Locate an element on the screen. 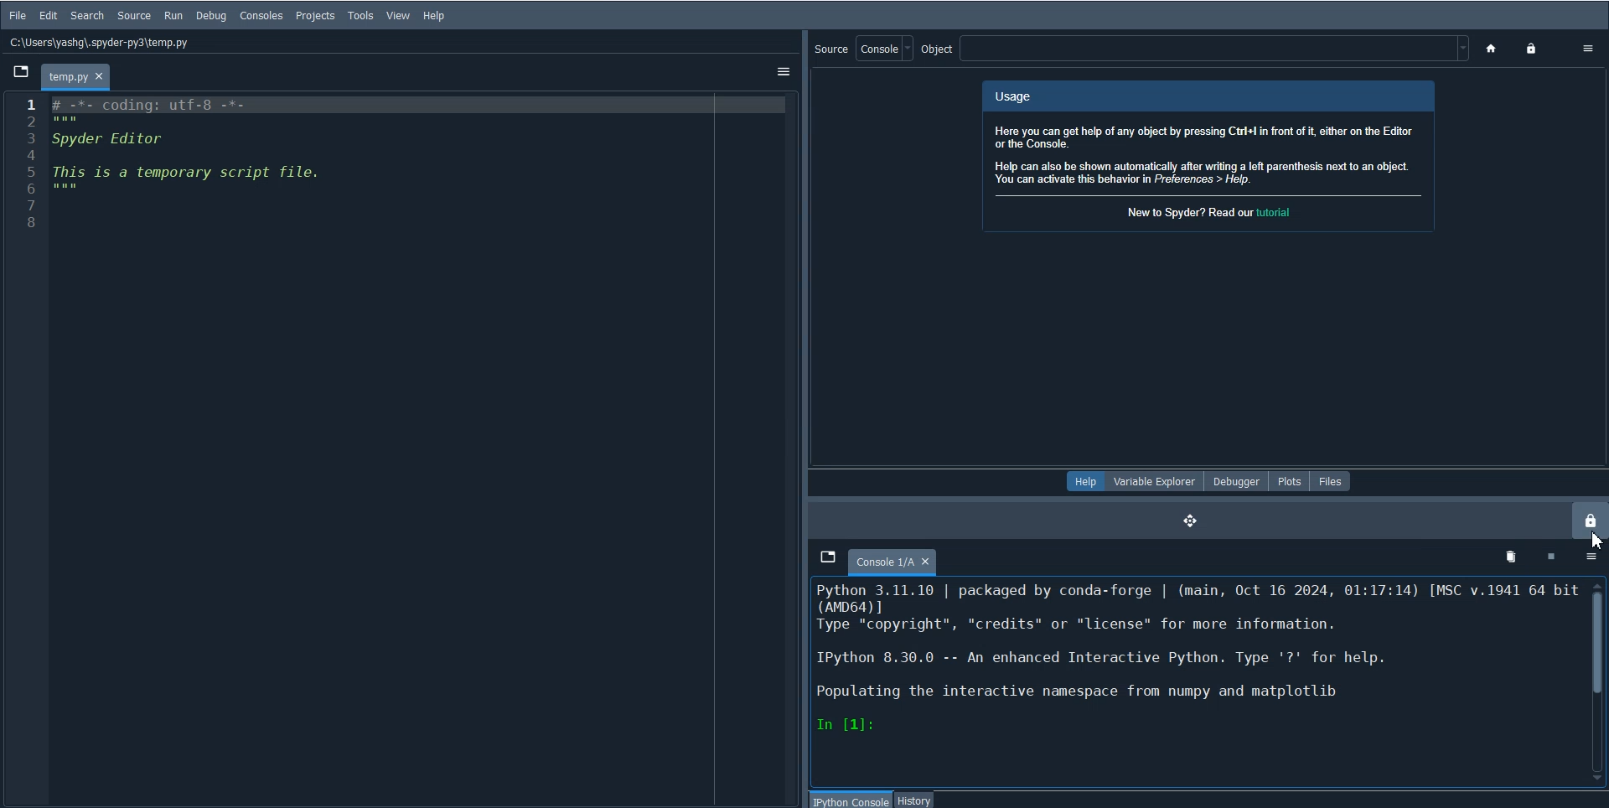 The height and width of the screenshot is (808, 1609). File is located at coordinates (18, 16).